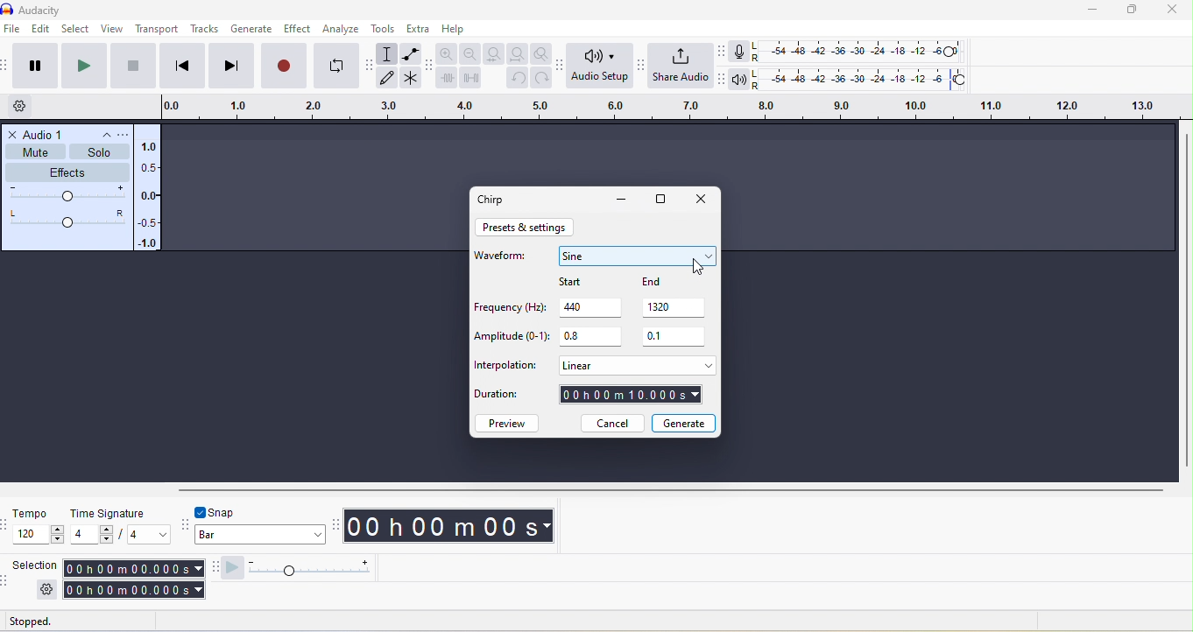 This screenshot has width=1193, height=632. I want to click on 00 h 00 m 10.000 s, so click(632, 396).